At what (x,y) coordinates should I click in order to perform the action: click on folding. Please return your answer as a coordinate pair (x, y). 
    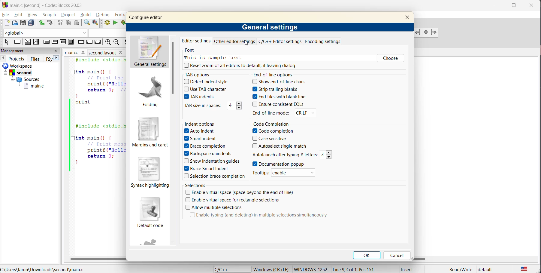
    Looking at the image, I should click on (150, 91).